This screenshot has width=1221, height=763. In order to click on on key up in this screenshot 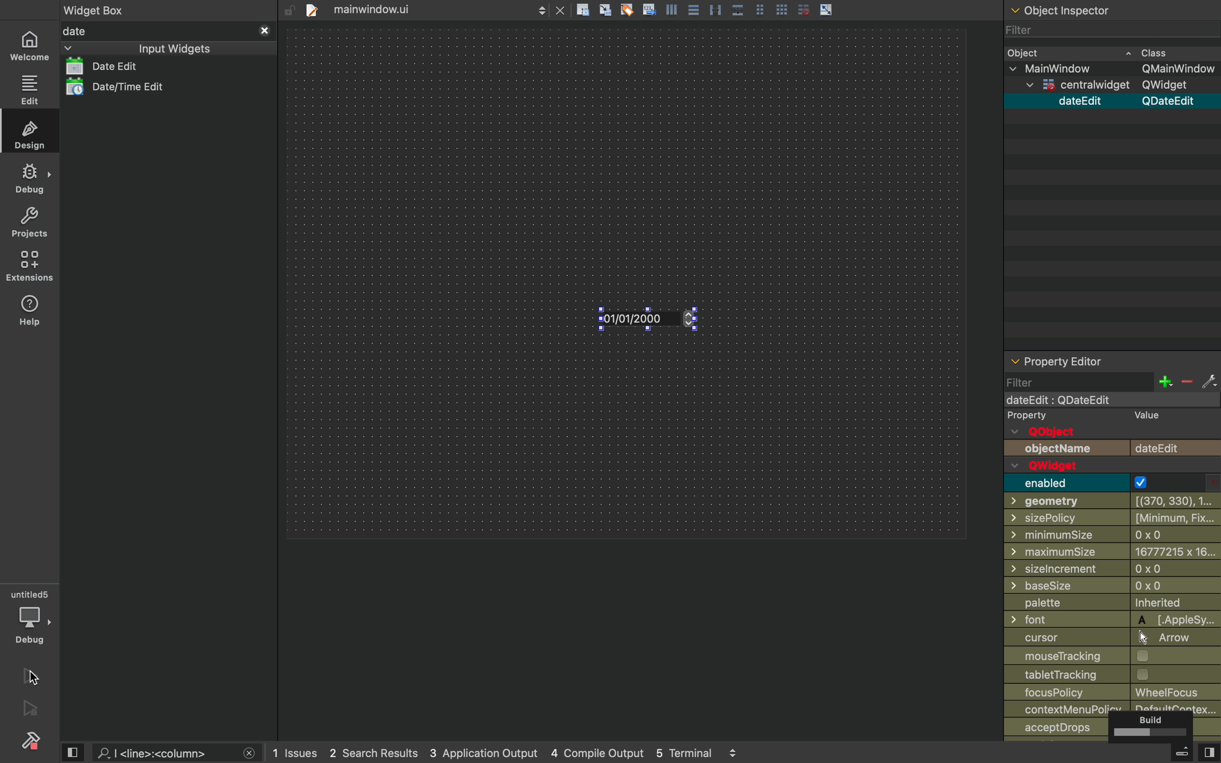, I will do `click(658, 321)`.